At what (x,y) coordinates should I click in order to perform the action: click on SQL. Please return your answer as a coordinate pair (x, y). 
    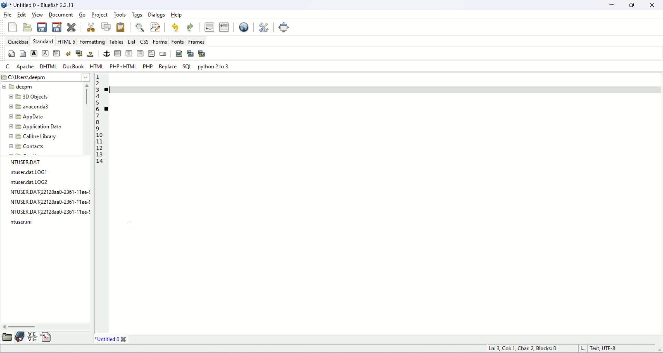
    Looking at the image, I should click on (189, 66).